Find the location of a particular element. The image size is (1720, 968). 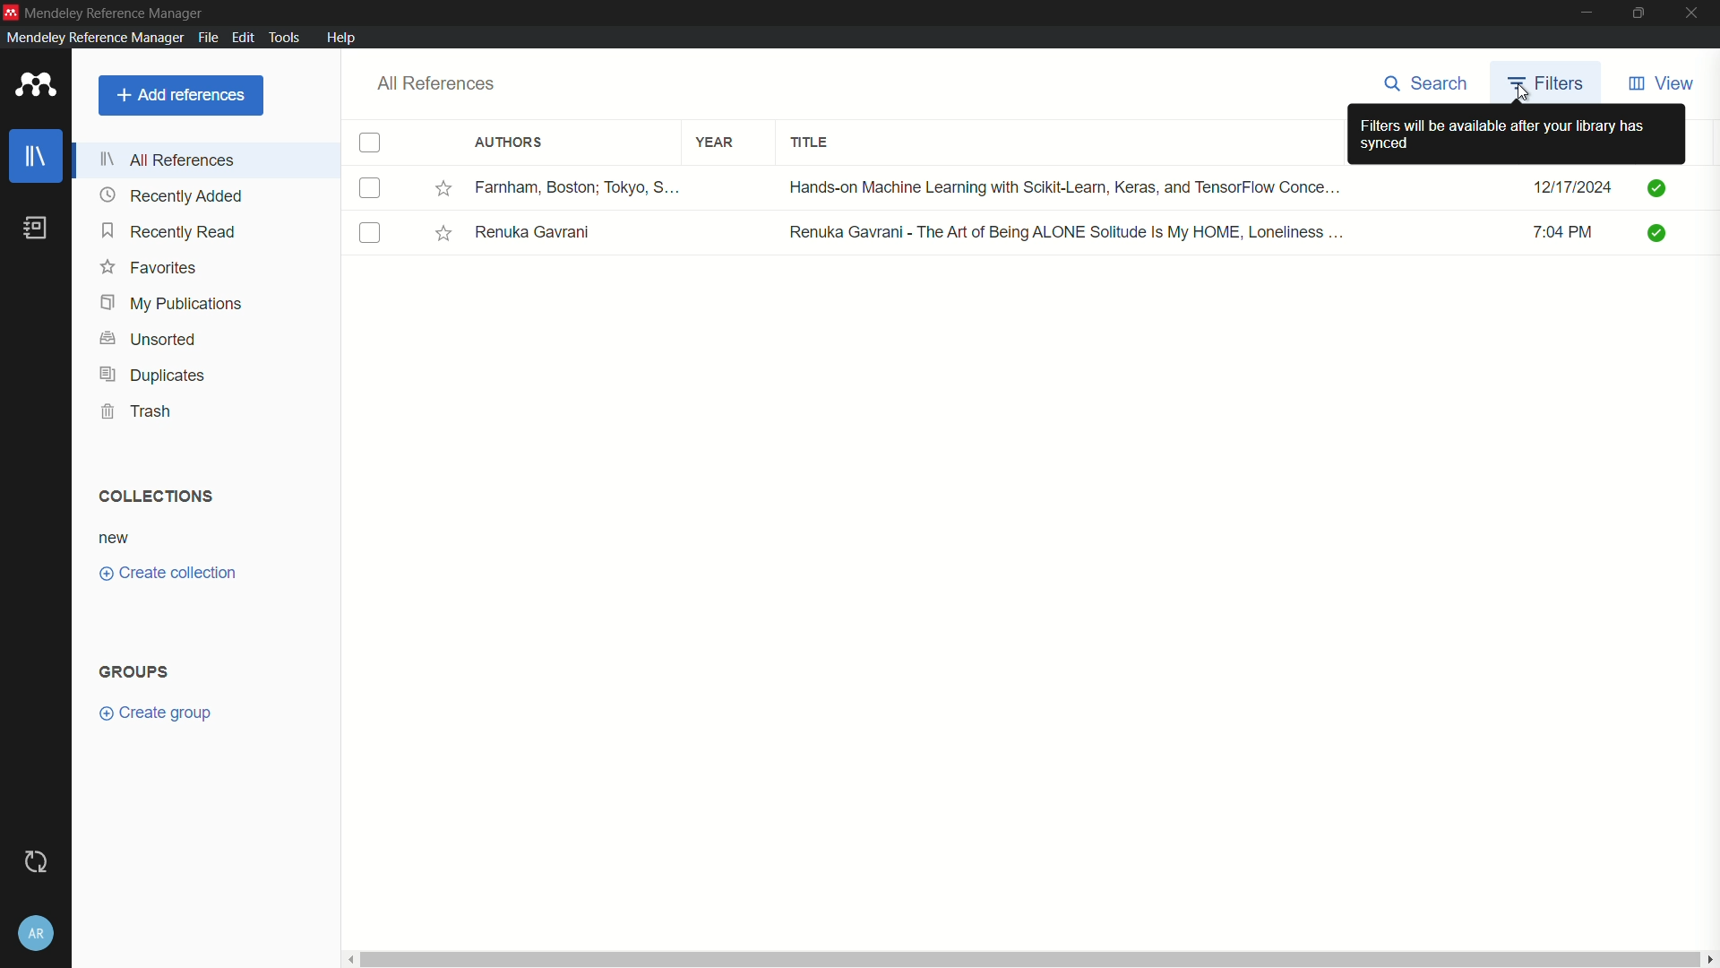

filter is located at coordinates (1549, 84).